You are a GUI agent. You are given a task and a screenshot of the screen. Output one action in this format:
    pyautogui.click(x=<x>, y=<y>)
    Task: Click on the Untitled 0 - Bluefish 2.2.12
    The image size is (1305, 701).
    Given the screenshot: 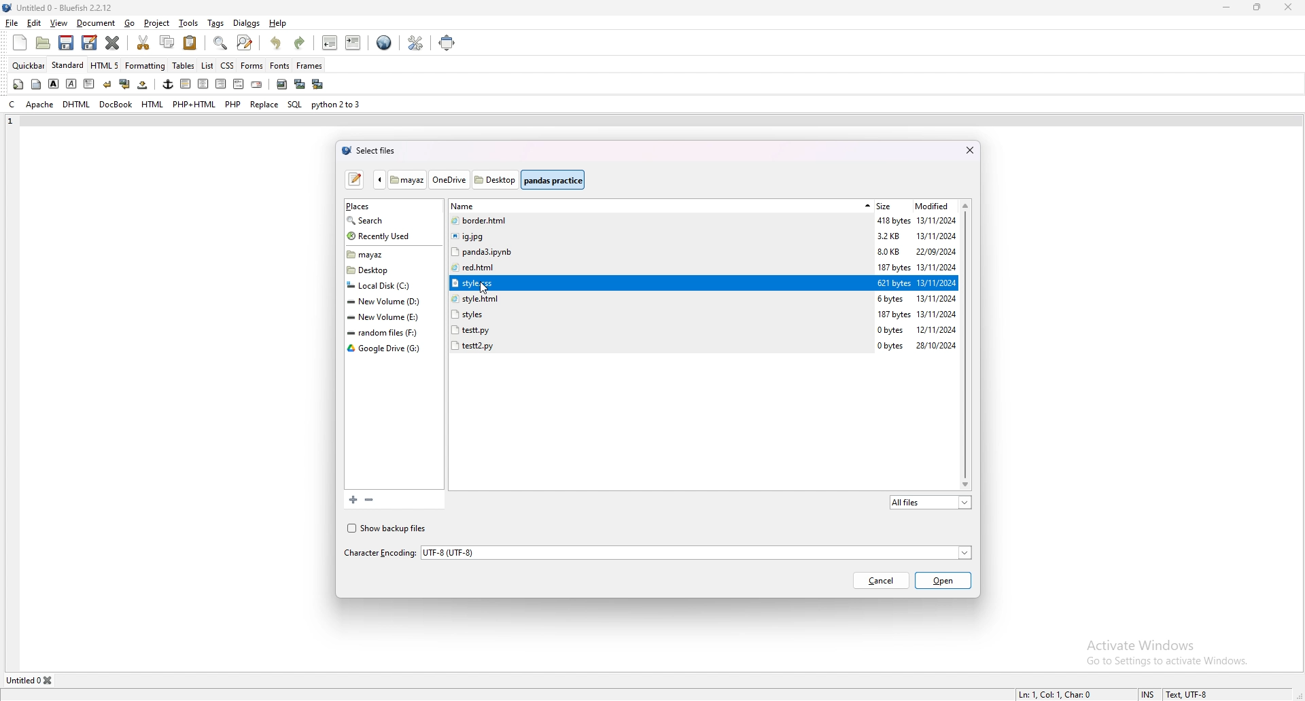 What is the action you would take?
    pyautogui.click(x=65, y=7)
    